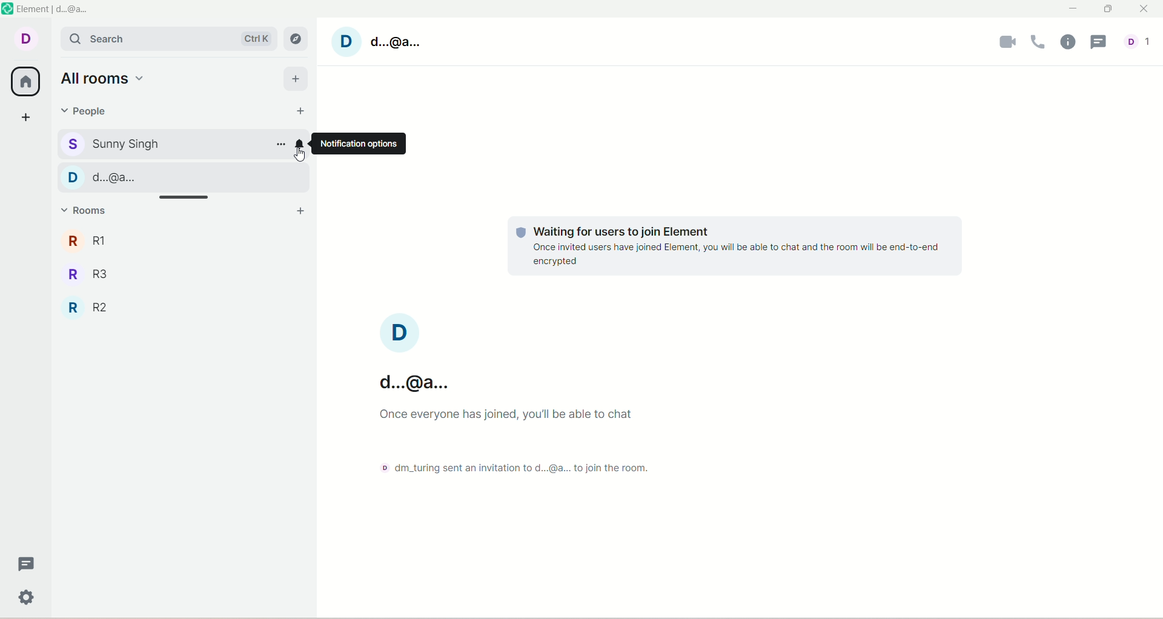 This screenshot has height=619, width=1163. What do you see at coordinates (24, 116) in the screenshot?
I see `create a space` at bounding box center [24, 116].